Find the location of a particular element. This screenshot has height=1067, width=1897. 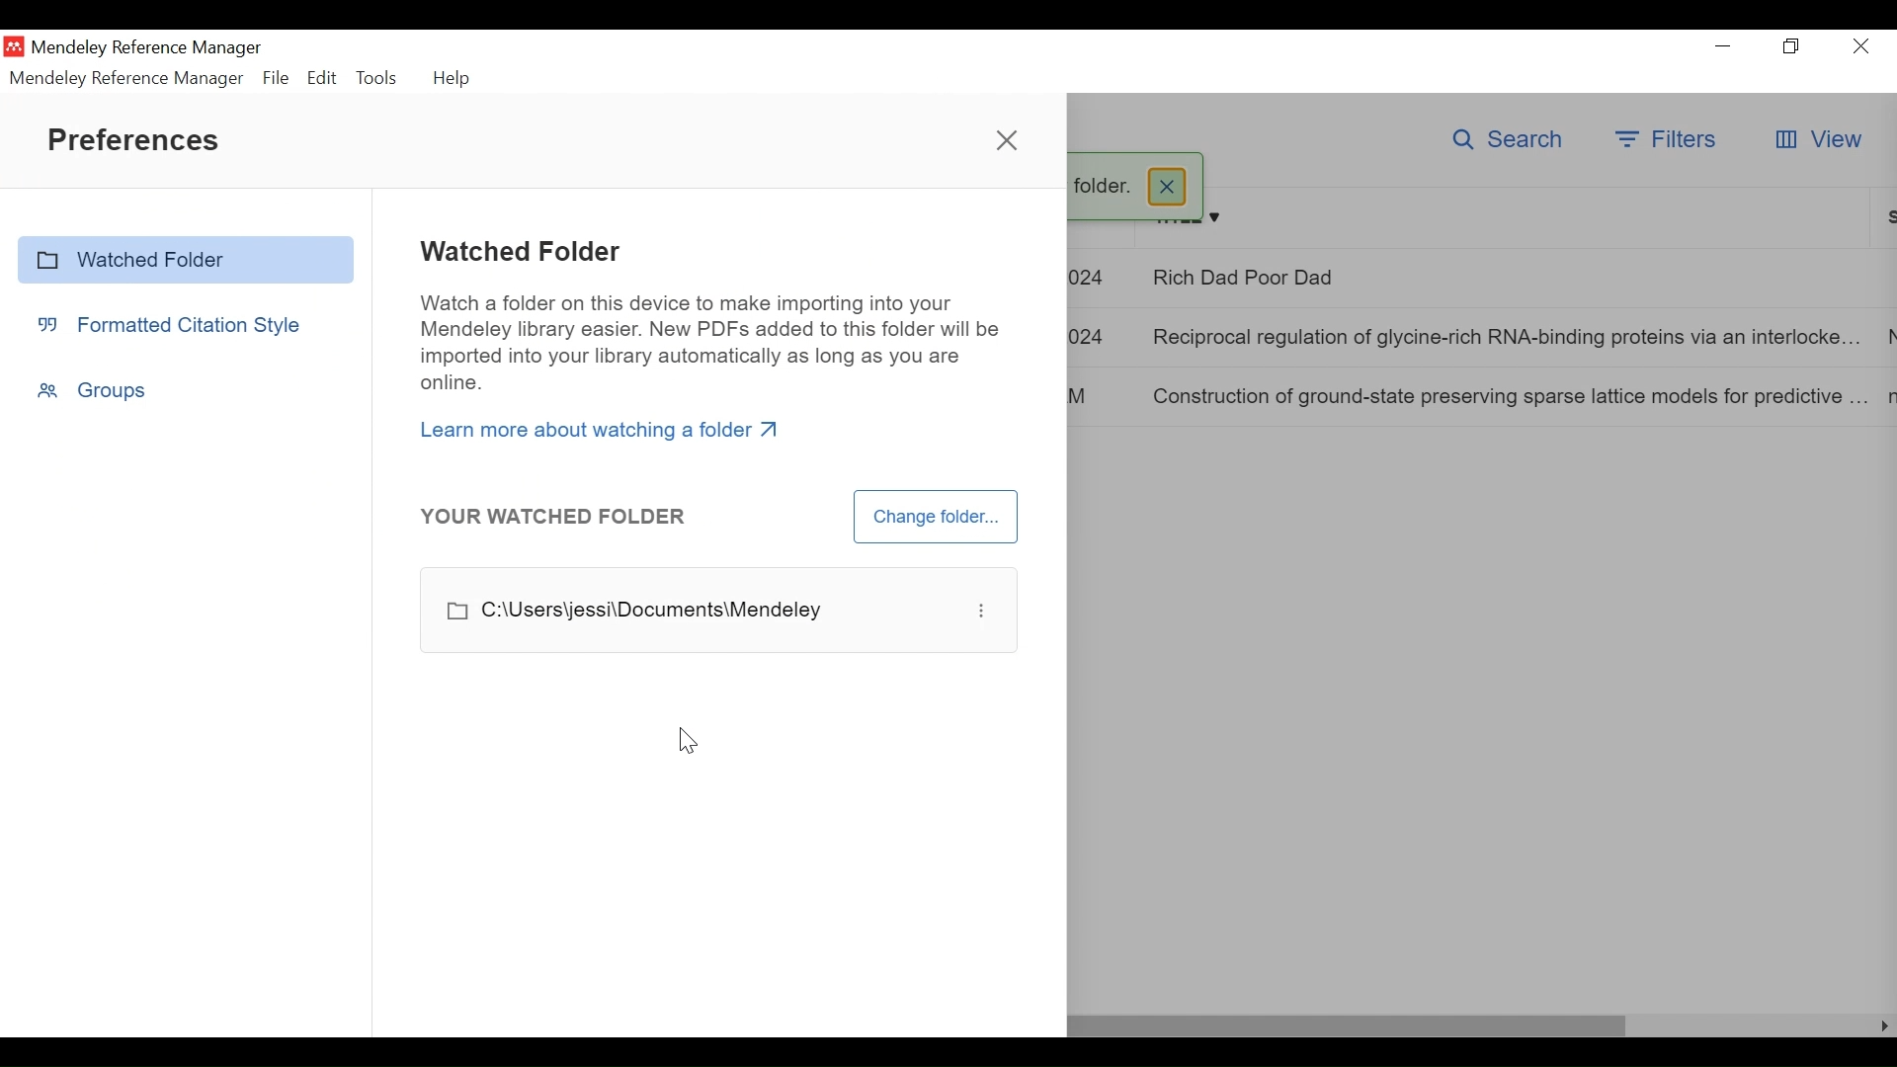

Preferences is located at coordinates (143, 141).